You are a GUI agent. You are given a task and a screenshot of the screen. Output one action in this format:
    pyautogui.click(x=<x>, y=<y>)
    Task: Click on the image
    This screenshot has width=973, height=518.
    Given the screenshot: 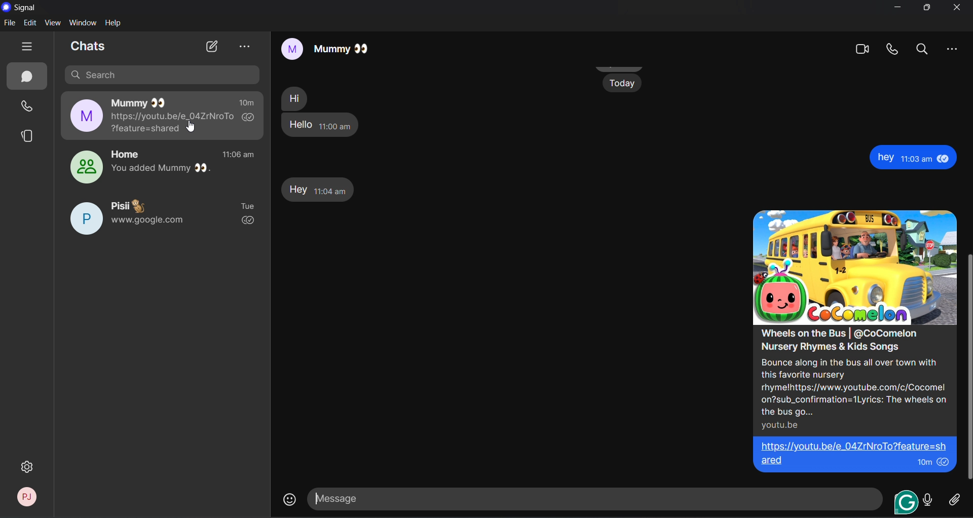 What is the action you would take?
    pyautogui.click(x=852, y=268)
    